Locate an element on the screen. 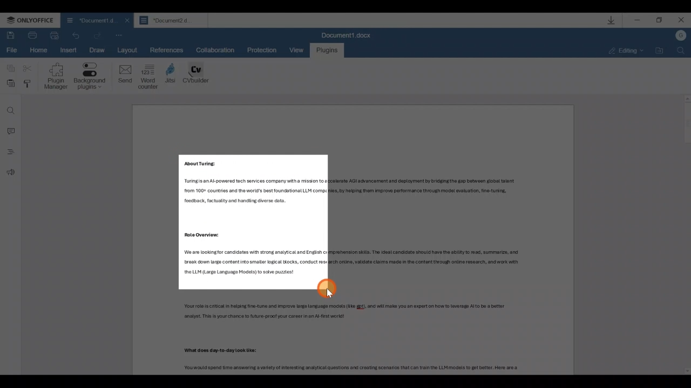  Customize quick access toolbar is located at coordinates (119, 36).